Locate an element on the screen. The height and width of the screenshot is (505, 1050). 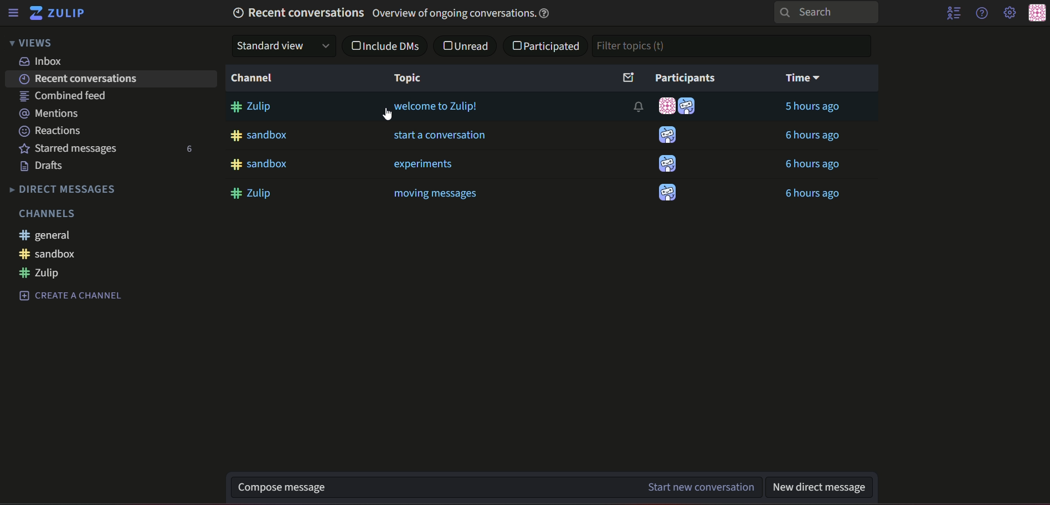
#Zulip is located at coordinates (253, 193).